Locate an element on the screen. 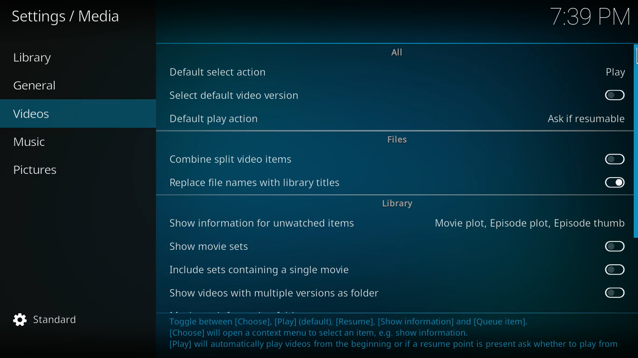 The height and width of the screenshot is (358, 638). information is located at coordinates (530, 224).